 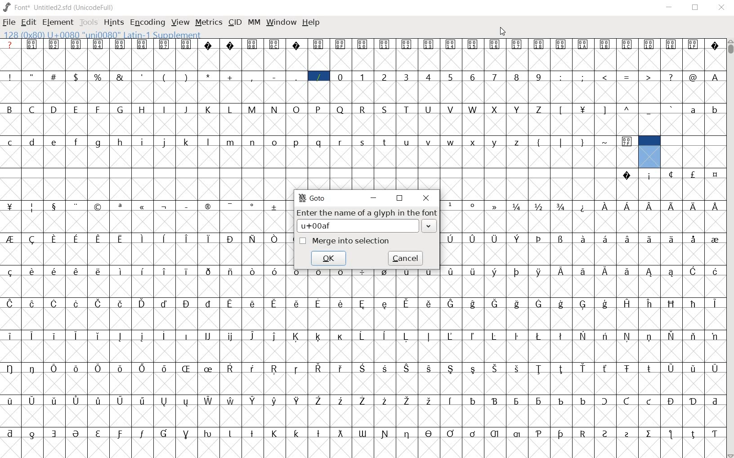 What do you see at coordinates (497, 400) in the screenshot?
I see `Symbol` at bounding box center [497, 400].